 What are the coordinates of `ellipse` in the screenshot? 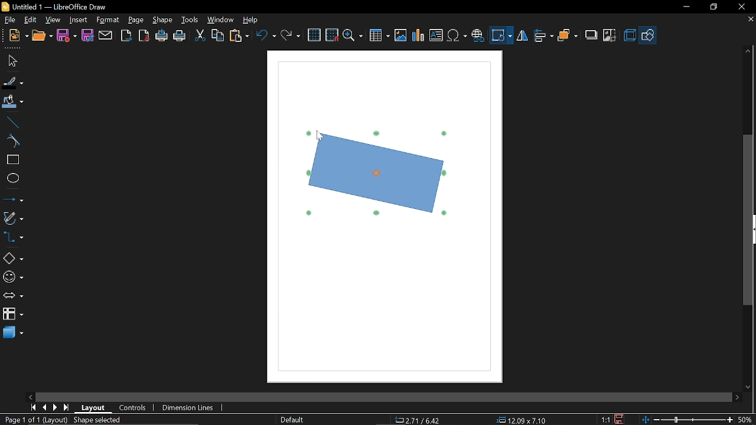 It's located at (12, 179).